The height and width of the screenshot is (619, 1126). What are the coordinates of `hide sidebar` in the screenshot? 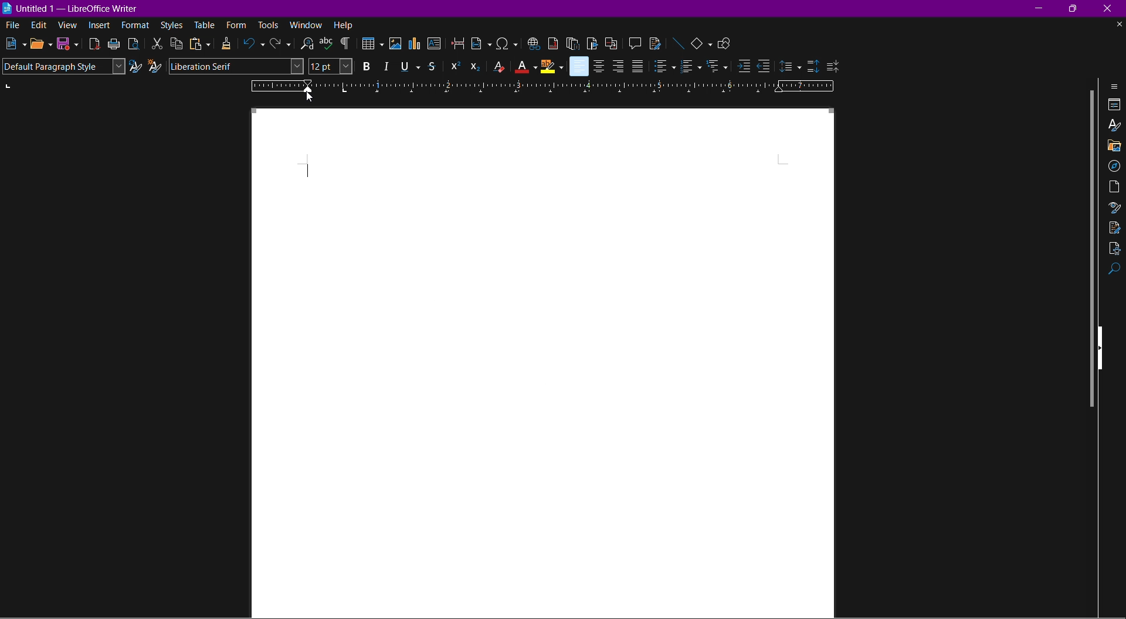 It's located at (1104, 346).